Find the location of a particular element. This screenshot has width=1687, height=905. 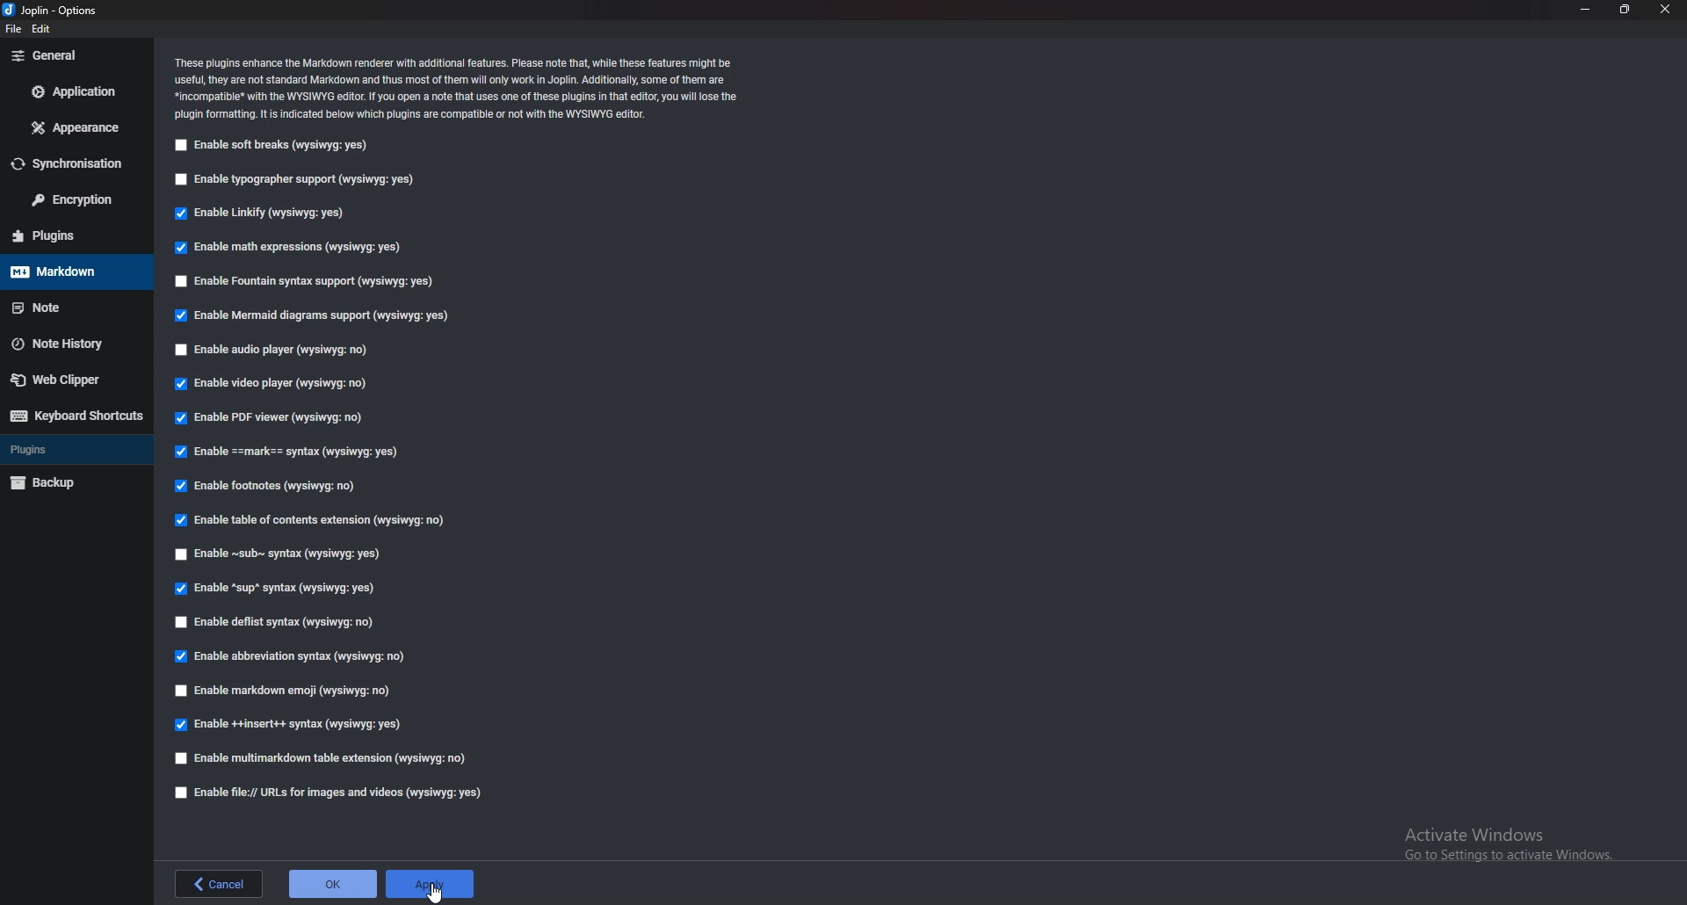

Enable Sub syntax is located at coordinates (281, 554).